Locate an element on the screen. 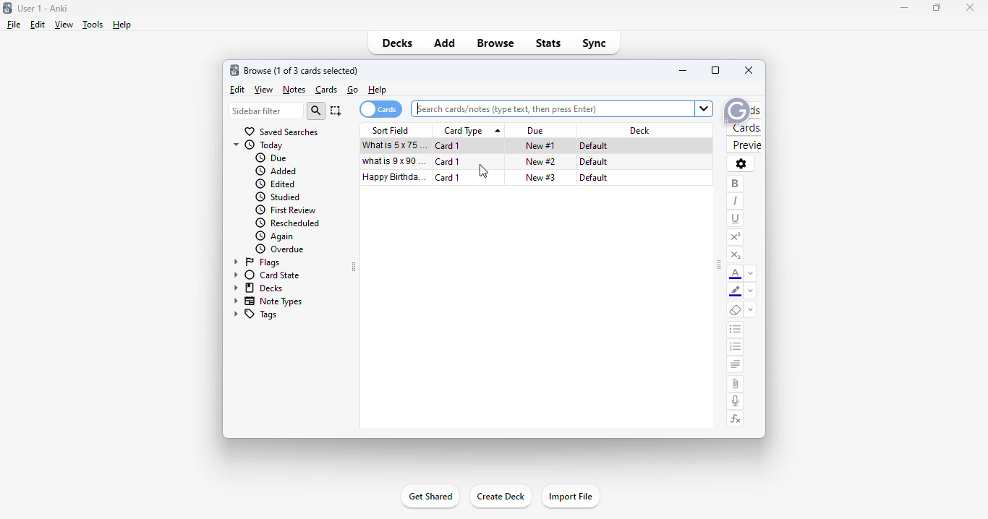 The width and height of the screenshot is (988, 519). due is located at coordinates (271, 158).